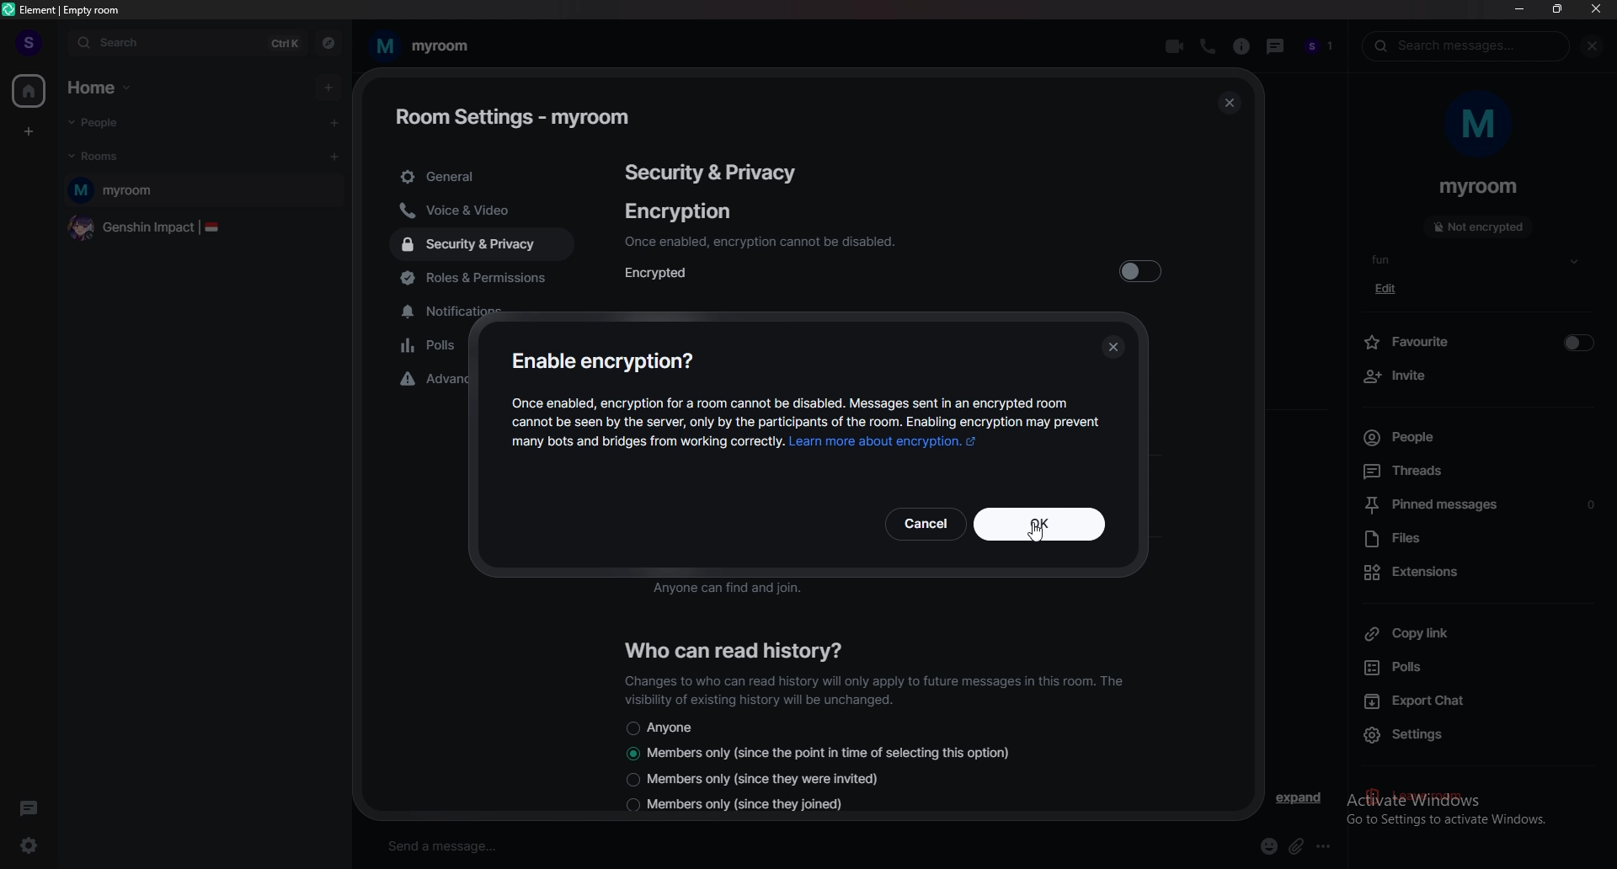 Image resolution: width=1617 pixels, height=869 pixels. What do you see at coordinates (10, 10) in the screenshot?
I see `element logo` at bounding box center [10, 10].